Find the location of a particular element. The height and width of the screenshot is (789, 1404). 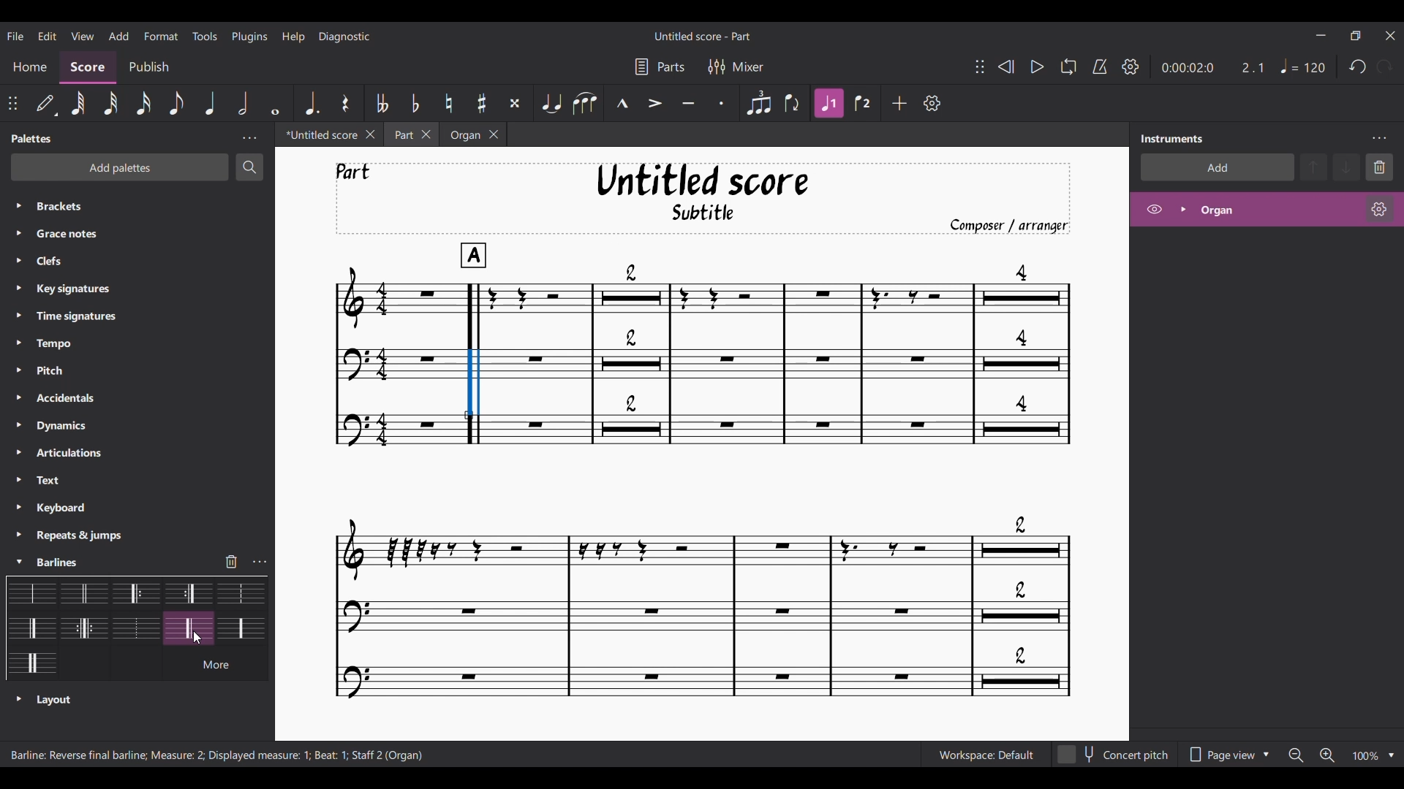

Help menu is located at coordinates (293, 37).